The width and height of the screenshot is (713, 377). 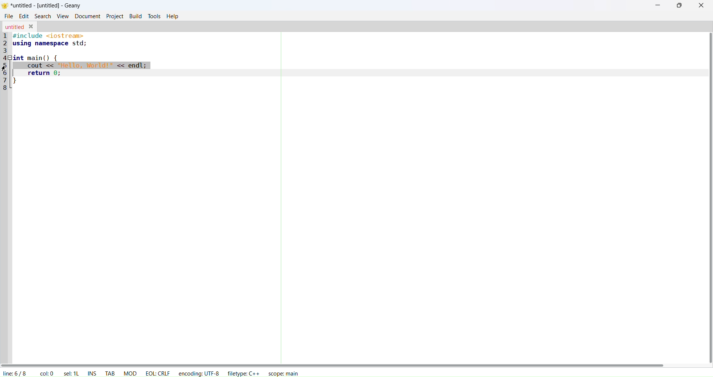 I want to click on edit, so click(x=25, y=16).